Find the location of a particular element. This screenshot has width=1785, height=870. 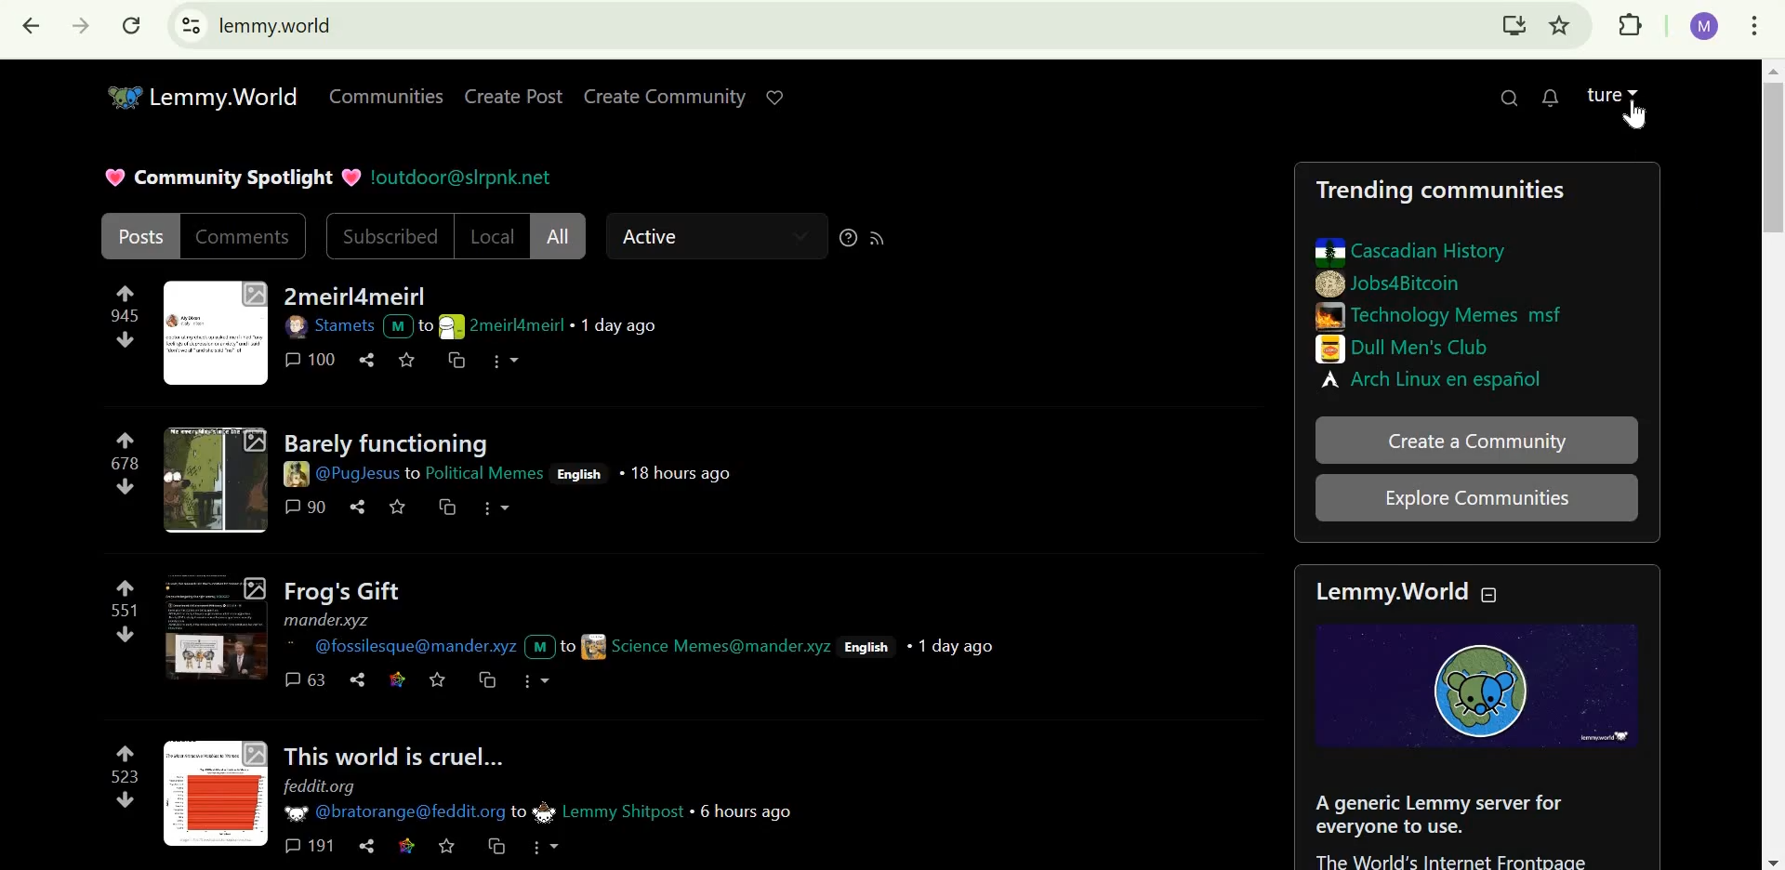

523 points is located at coordinates (122, 777).